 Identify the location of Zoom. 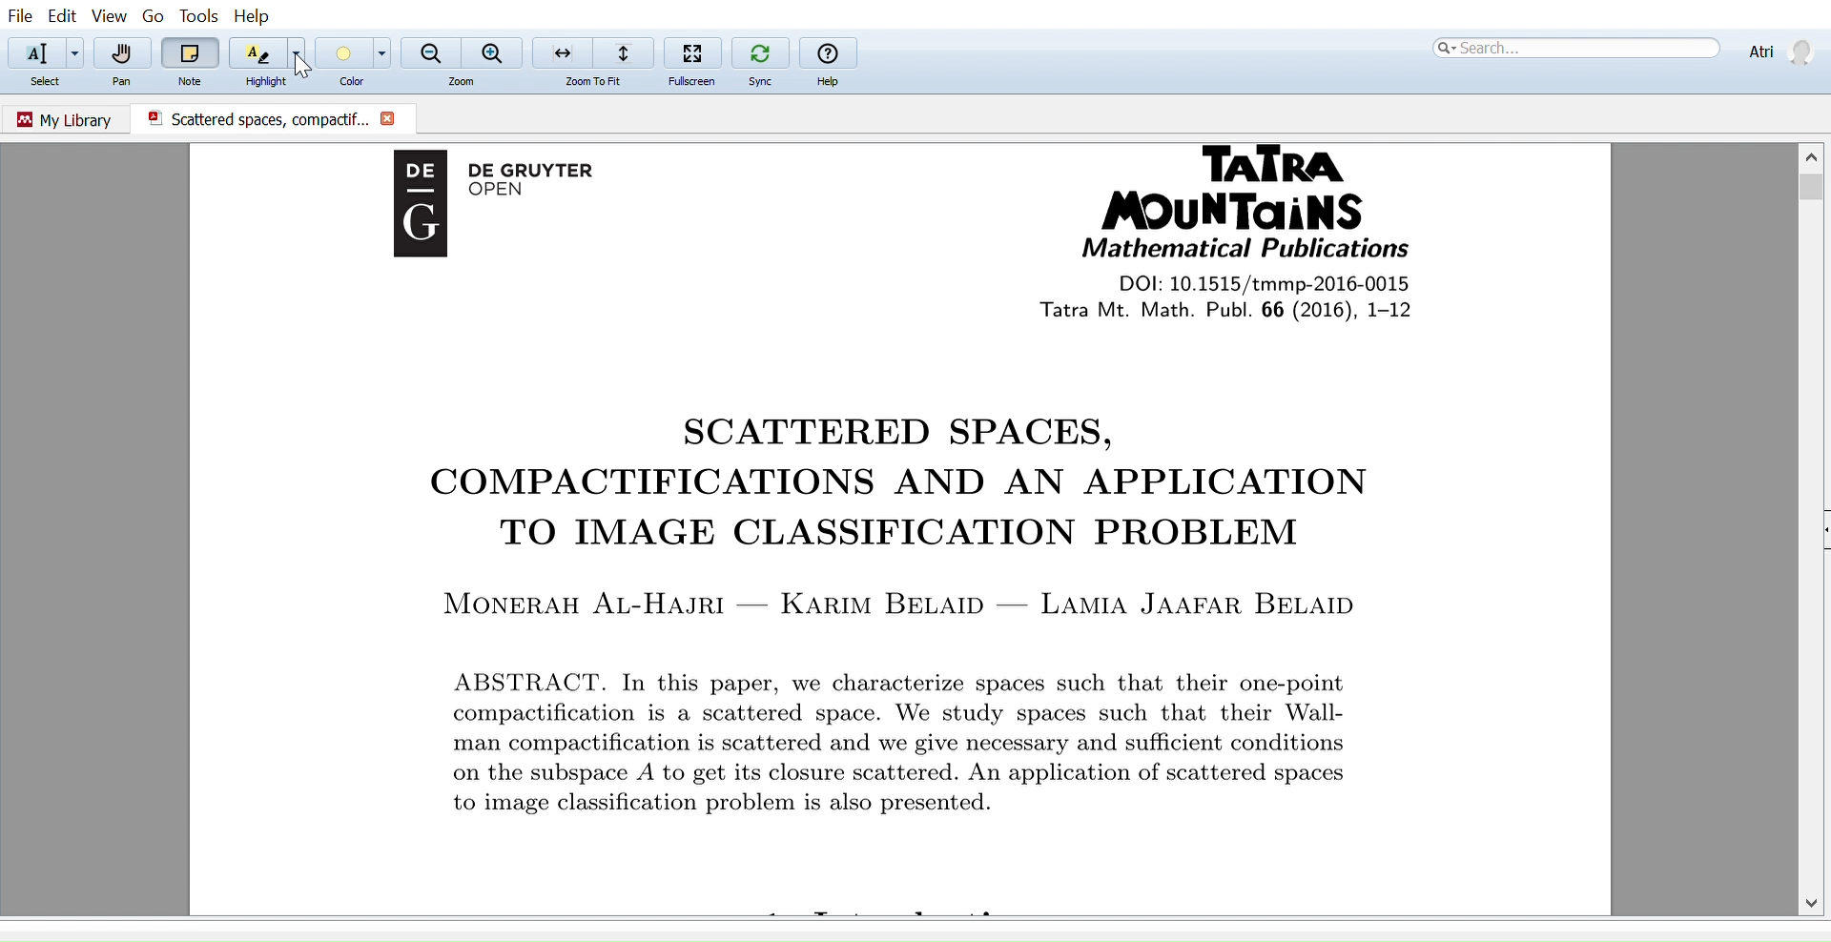
(466, 82).